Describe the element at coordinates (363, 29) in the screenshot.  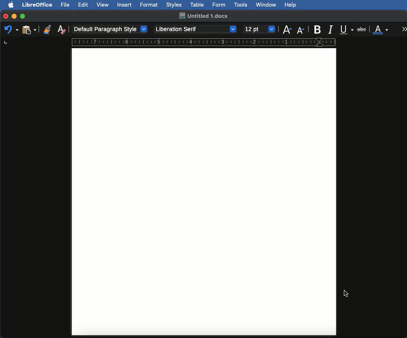
I see `Strikethrough ` at that location.